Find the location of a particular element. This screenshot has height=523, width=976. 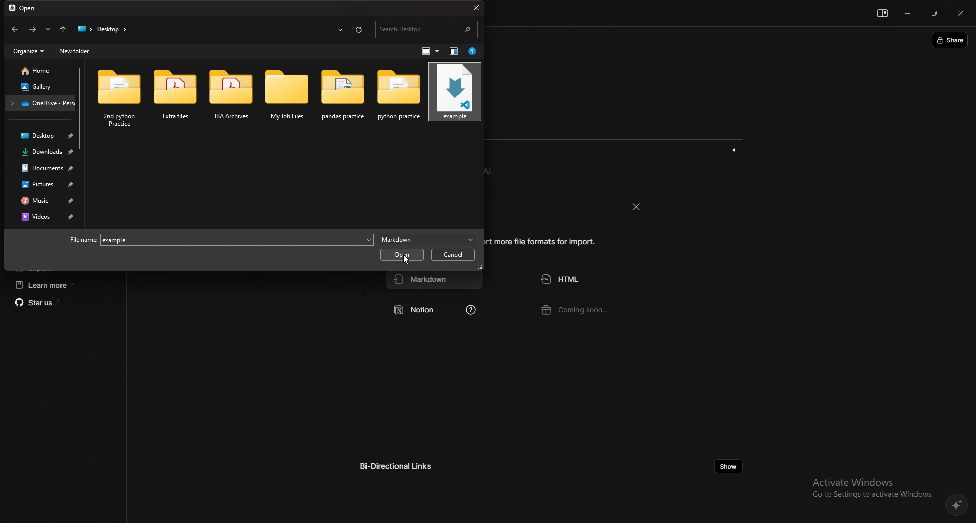

refresh is located at coordinates (360, 29).